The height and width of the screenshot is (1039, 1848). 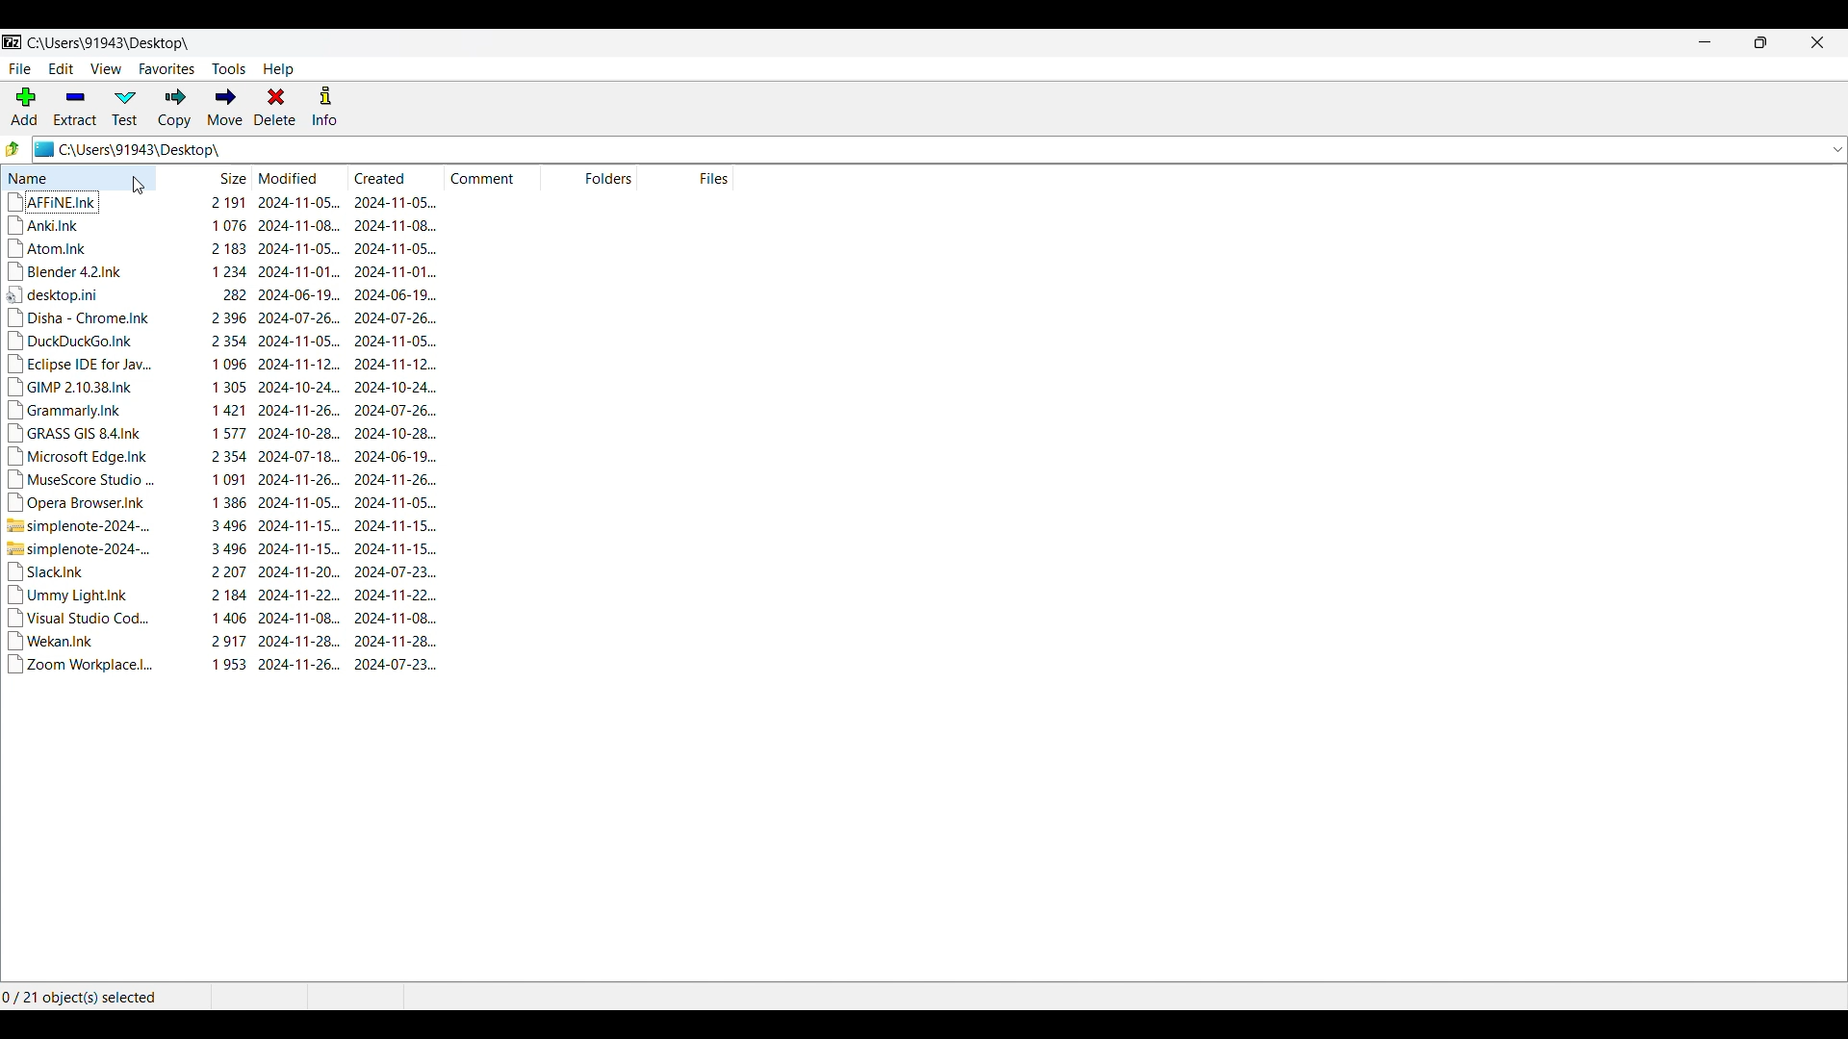 I want to click on Copy, so click(x=175, y=109).